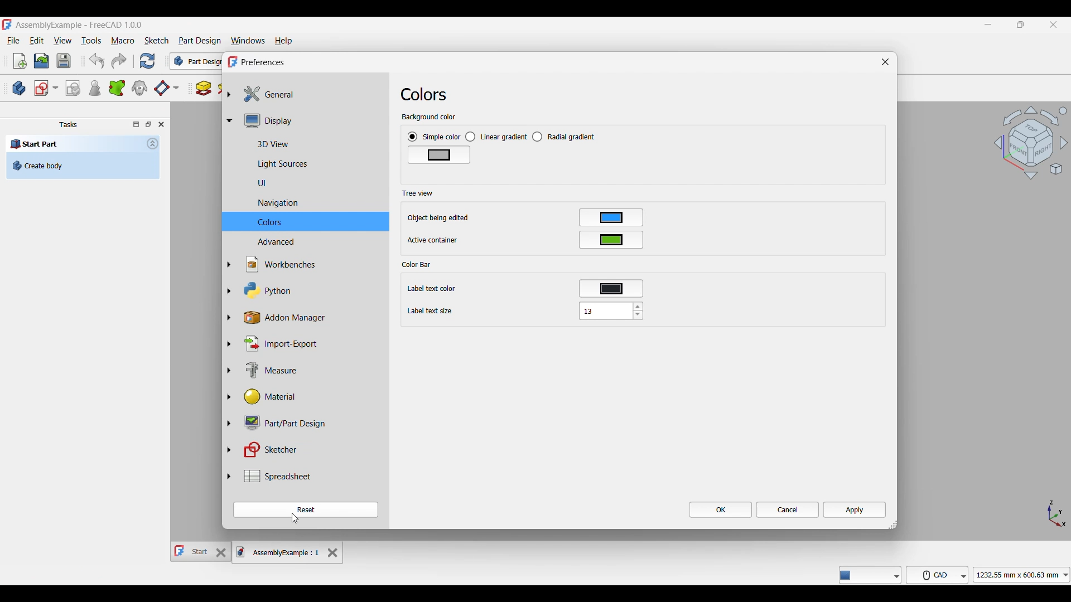 The image size is (1071, 602). I want to click on Display settings, so click(264, 122).